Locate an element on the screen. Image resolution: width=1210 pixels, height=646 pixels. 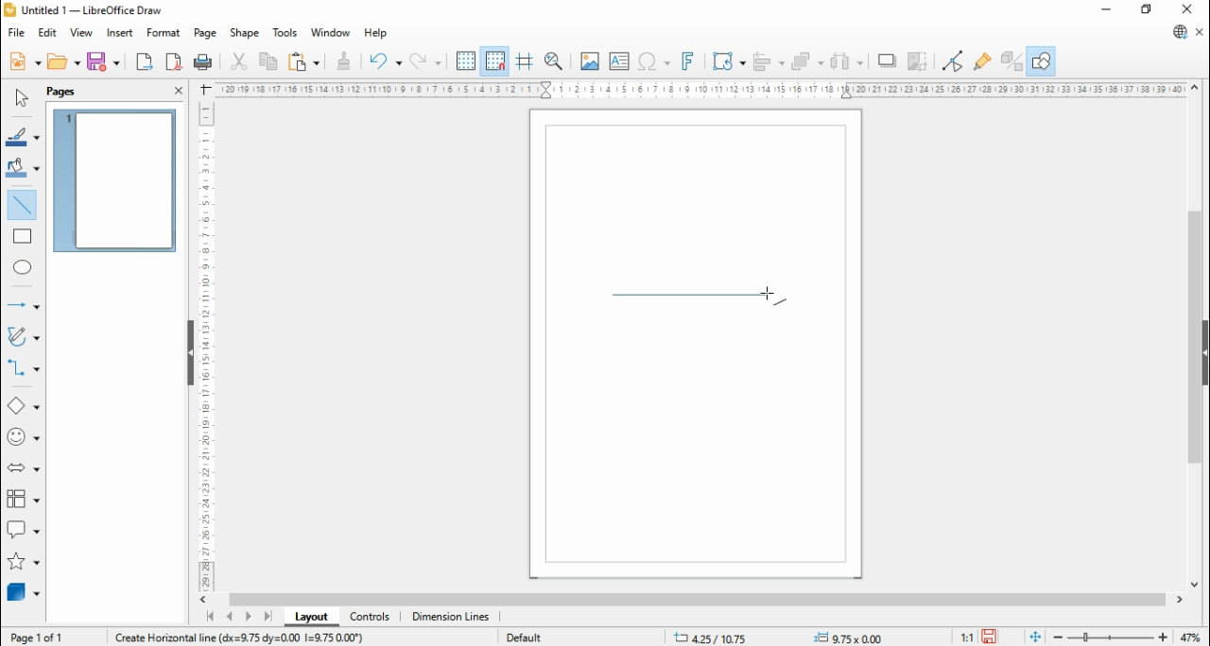
open is located at coordinates (65, 61).